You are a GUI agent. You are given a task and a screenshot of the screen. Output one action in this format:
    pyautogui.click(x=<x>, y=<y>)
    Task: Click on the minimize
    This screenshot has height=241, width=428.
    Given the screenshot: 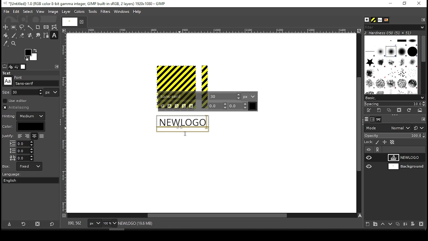 What is the action you would take?
    pyautogui.click(x=390, y=4)
    